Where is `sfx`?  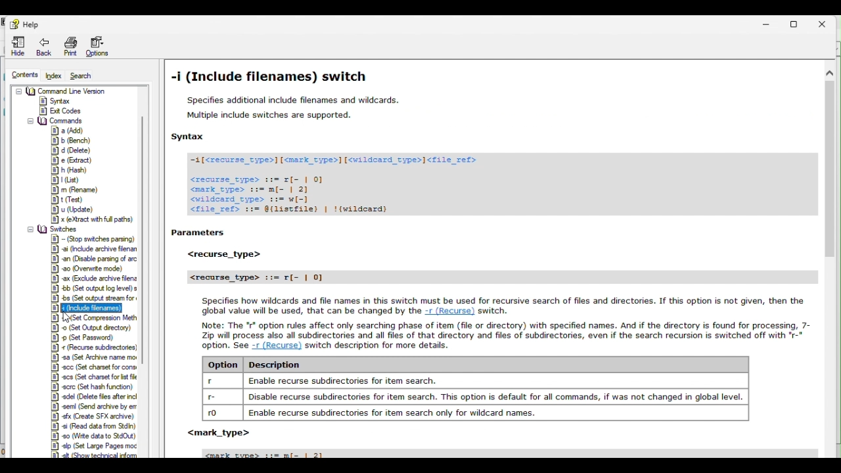
sfx is located at coordinates (94, 417).